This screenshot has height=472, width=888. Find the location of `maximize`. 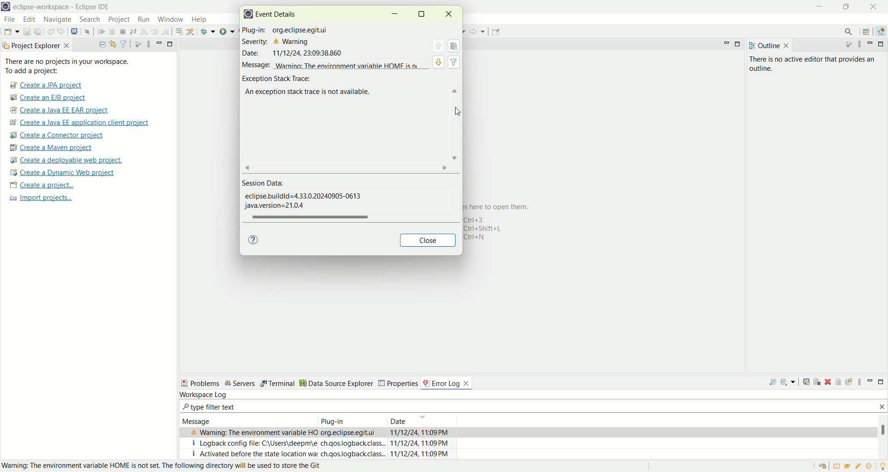

maximize is located at coordinates (847, 7).